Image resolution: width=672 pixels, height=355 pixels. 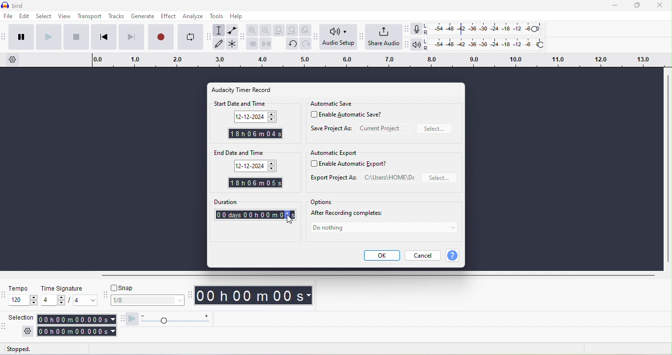 What do you see at coordinates (417, 29) in the screenshot?
I see `record meter` at bounding box center [417, 29].